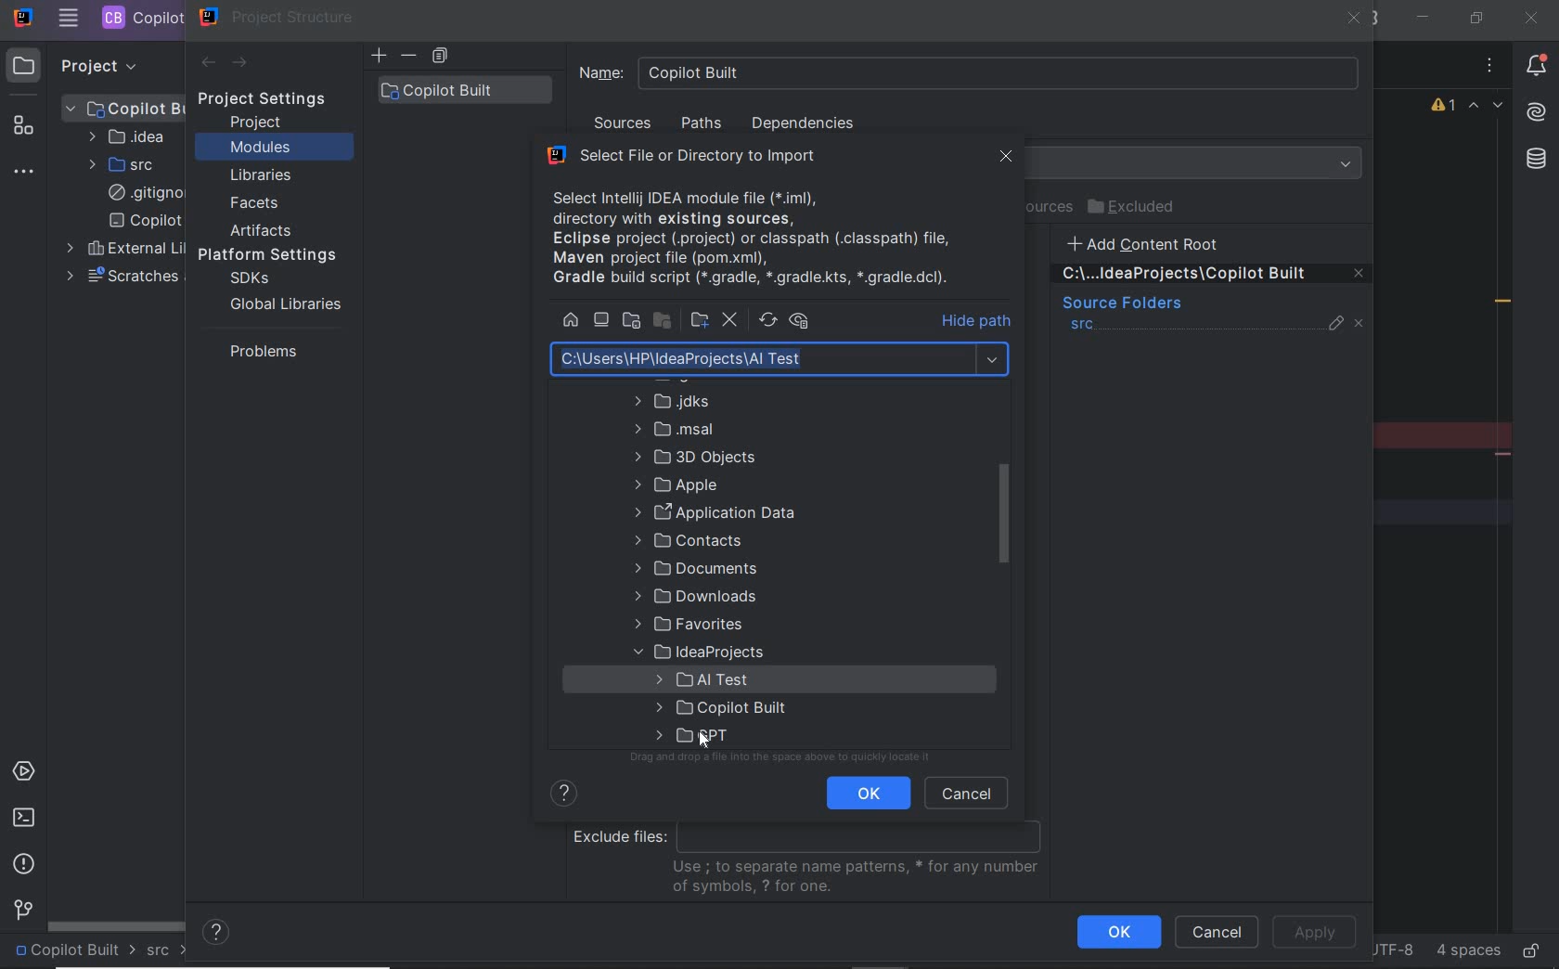 This screenshot has height=969, width=1559. What do you see at coordinates (125, 136) in the screenshot?
I see `IDEA` at bounding box center [125, 136].